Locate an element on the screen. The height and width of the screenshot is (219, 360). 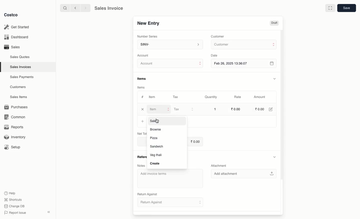
Sales is located at coordinates (12, 47).